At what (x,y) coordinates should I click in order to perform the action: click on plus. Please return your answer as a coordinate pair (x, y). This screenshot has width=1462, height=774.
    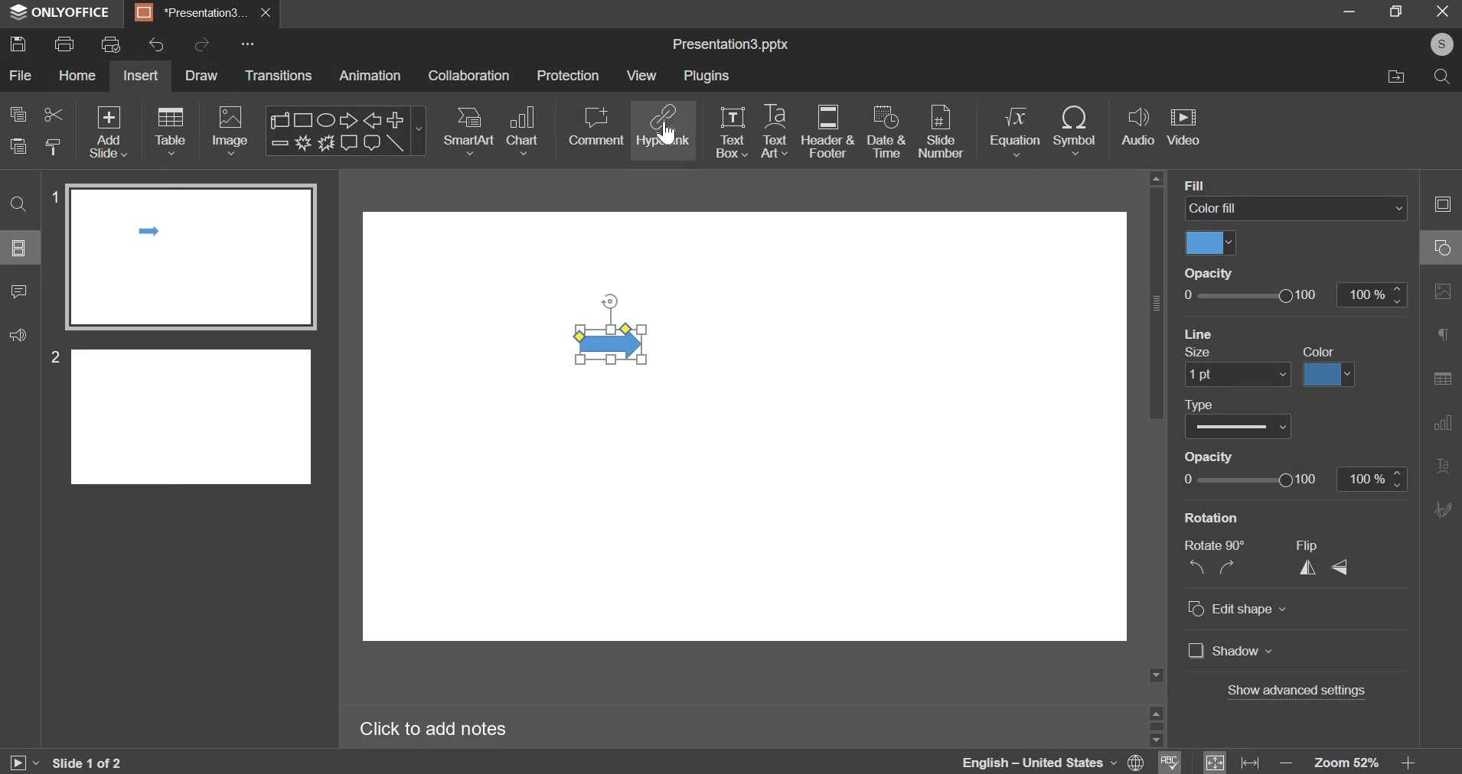
    Looking at the image, I should click on (396, 119).